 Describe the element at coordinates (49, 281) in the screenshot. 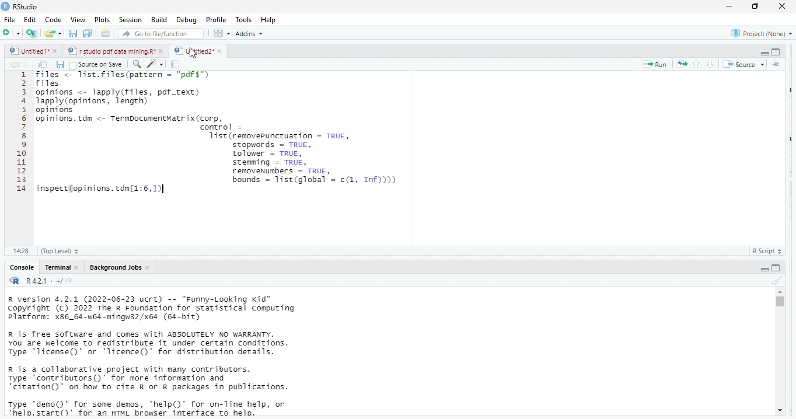

I see `R421: ~/` at that location.